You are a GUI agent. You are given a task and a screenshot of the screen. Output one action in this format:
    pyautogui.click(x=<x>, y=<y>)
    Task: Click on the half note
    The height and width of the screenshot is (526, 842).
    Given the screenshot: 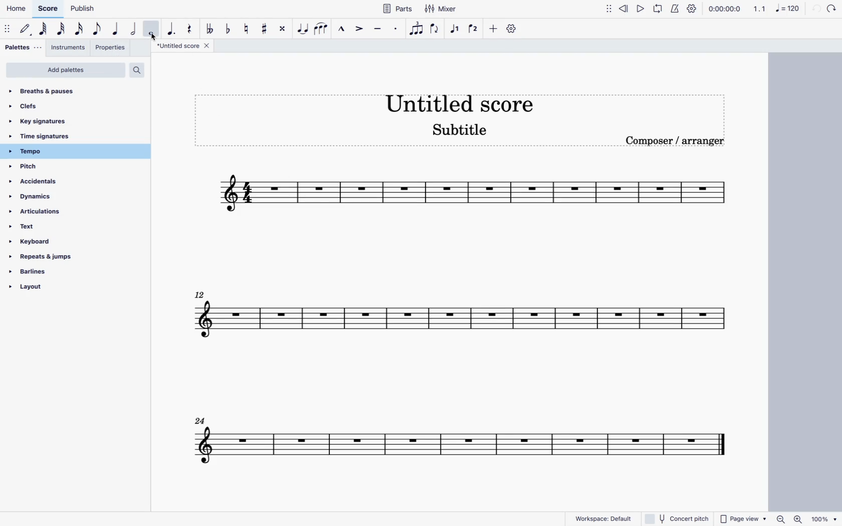 What is the action you would take?
    pyautogui.click(x=133, y=29)
    